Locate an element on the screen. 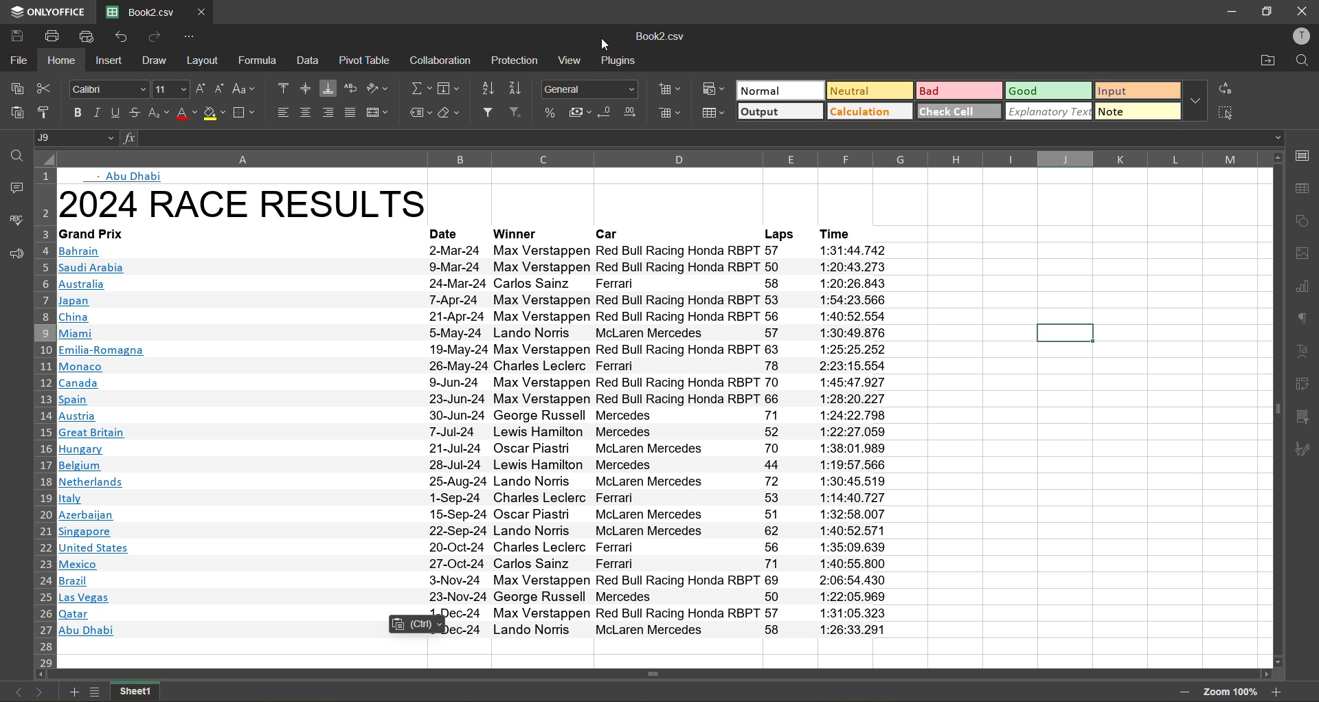  text info is located at coordinates (473, 515).